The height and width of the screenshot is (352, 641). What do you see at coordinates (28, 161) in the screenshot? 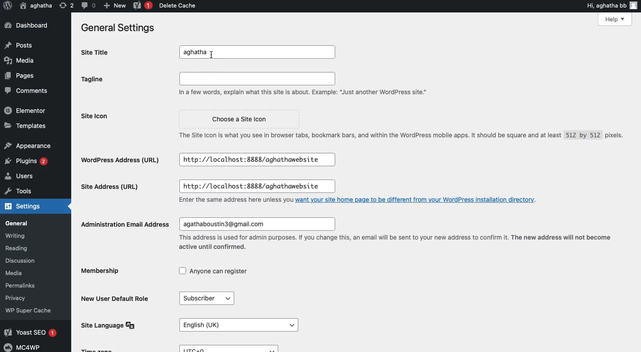
I see `Plugins` at bounding box center [28, 161].